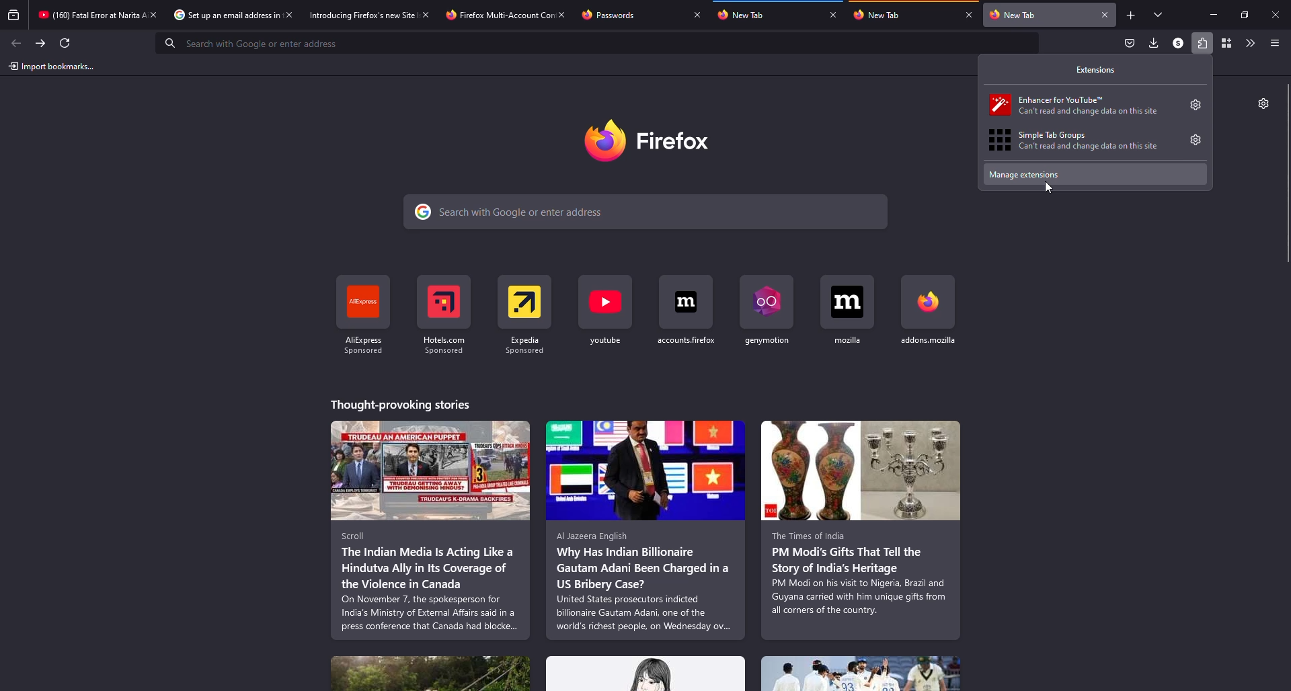 The height and width of the screenshot is (691, 1291). Describe the element at coordinates (1178, 42) in the screenshot. I see `profile` at that location.